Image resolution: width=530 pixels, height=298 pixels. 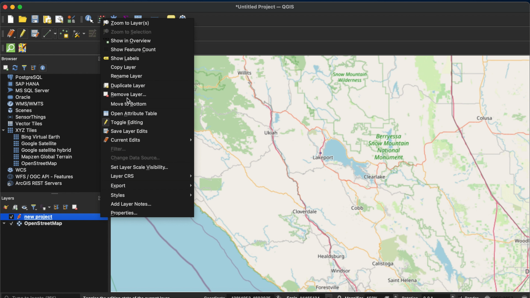 I want to click on save project, so click(x=35, y=20).